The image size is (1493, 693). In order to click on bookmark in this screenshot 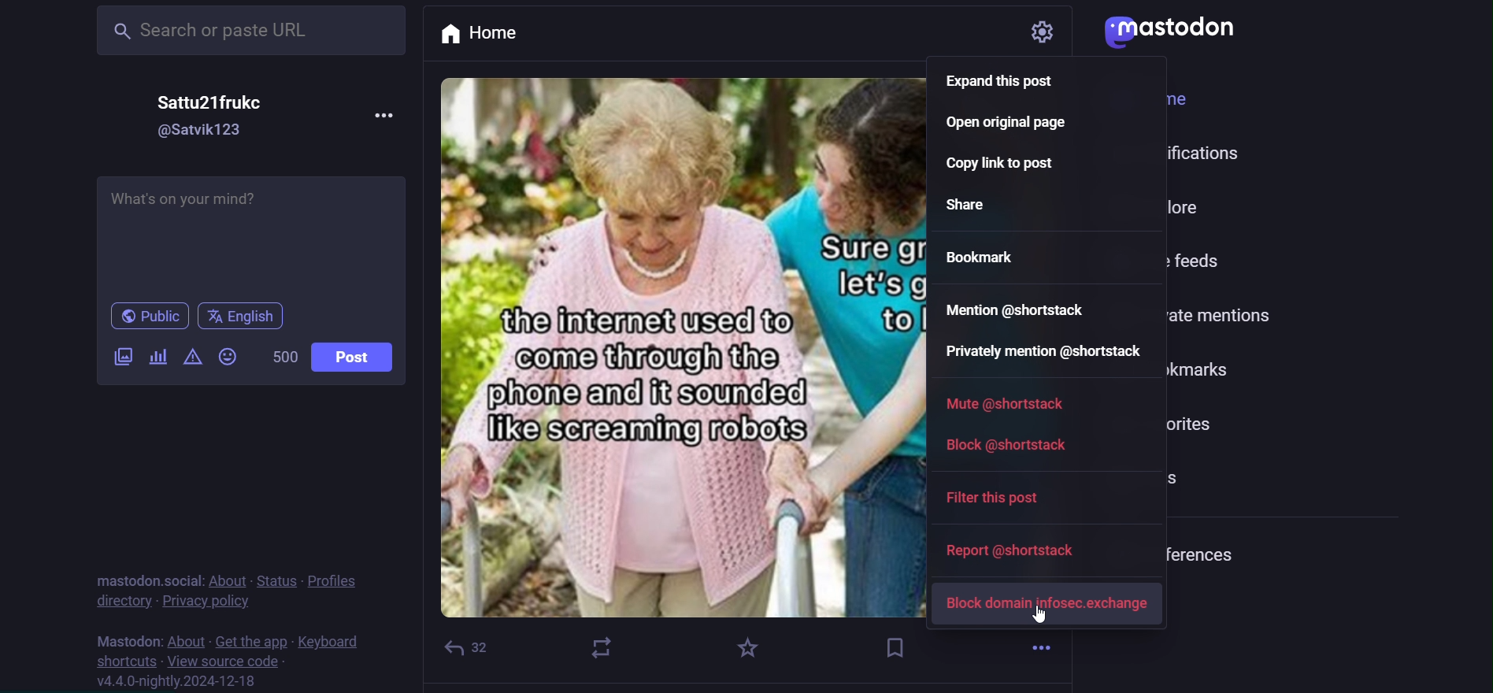, I will do `click(898, 647)`.